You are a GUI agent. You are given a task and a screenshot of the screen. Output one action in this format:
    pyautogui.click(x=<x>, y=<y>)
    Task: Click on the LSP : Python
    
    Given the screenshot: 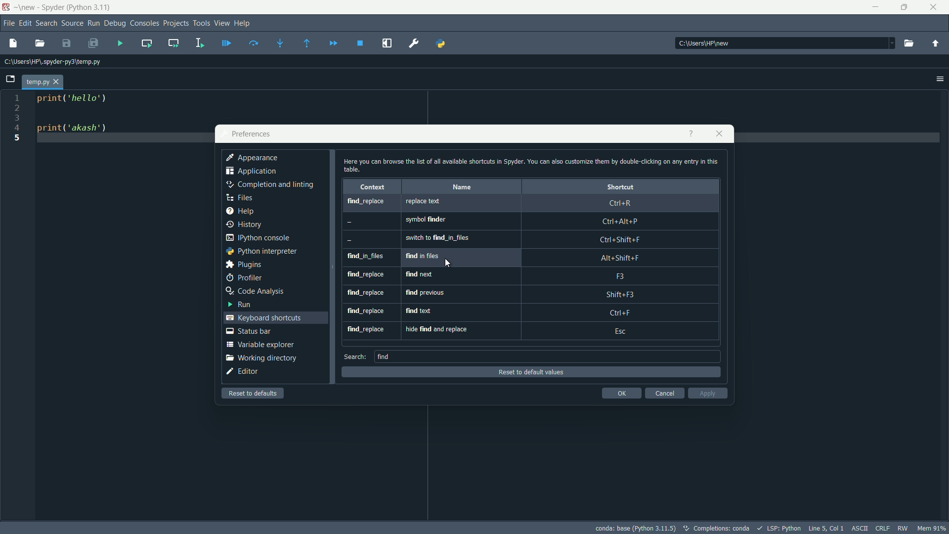 What is the action you would take?
    pyautogui.click(x=780, y=529)
    